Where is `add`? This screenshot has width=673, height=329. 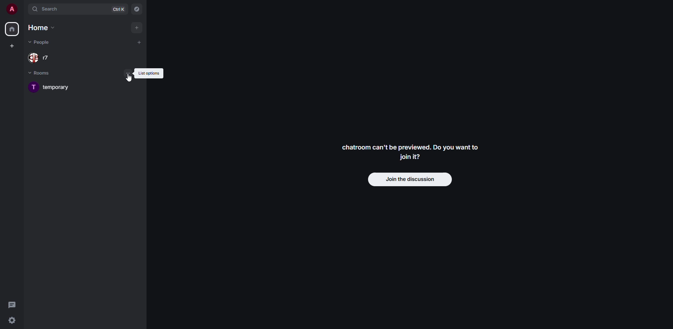 add is located at coordinates (140, 42).